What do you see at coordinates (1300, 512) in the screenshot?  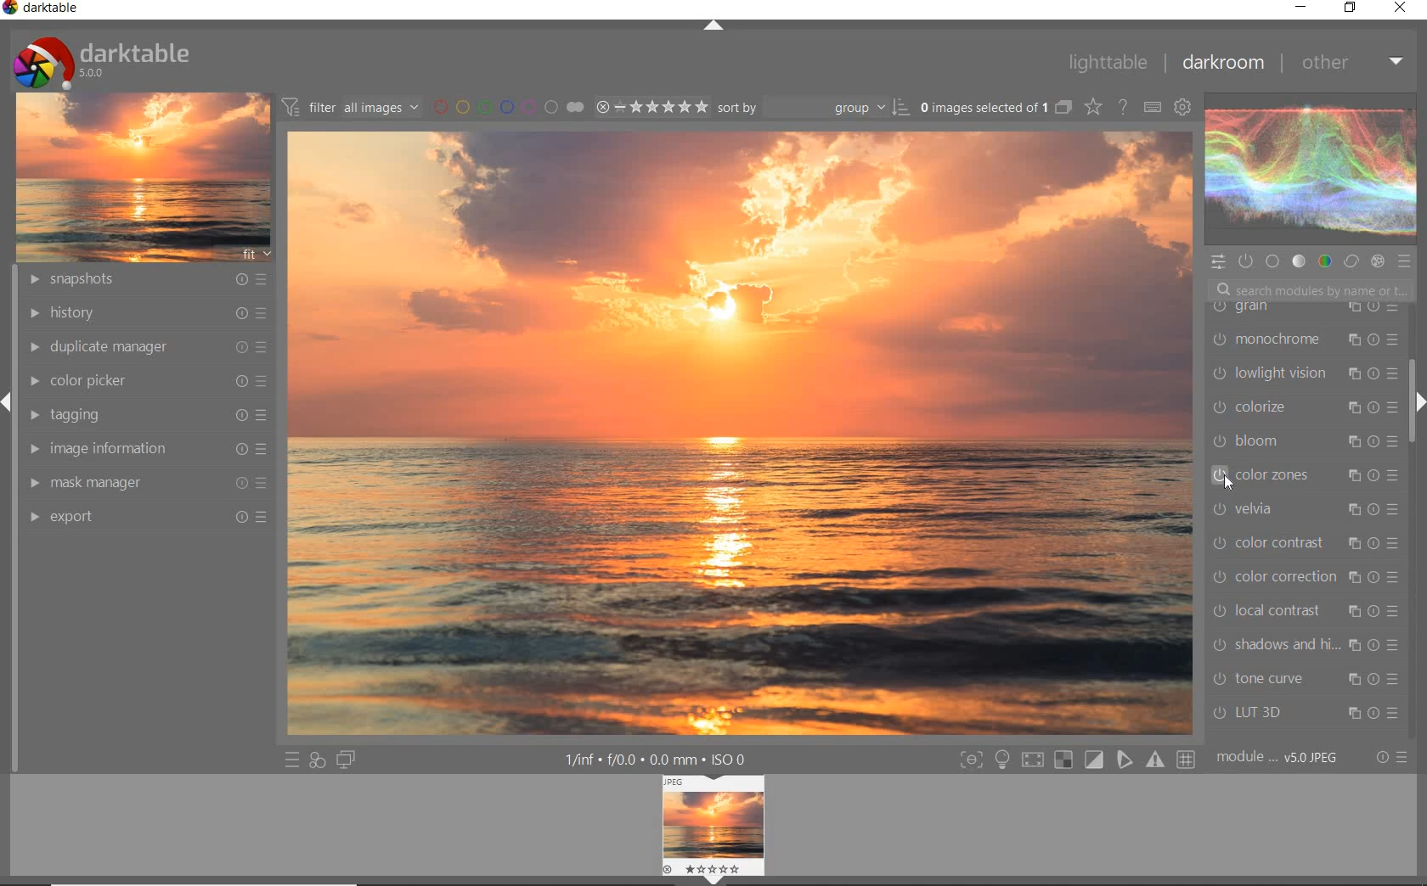 I see `velvia` at bounding box center [1300, 512].